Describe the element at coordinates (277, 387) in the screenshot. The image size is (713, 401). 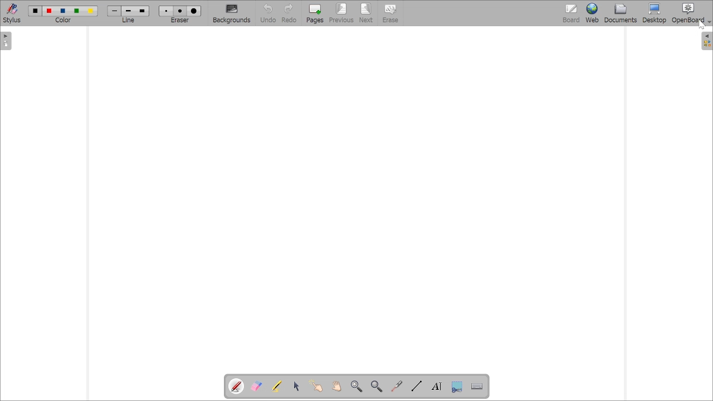
I see `Highlight` at that location.